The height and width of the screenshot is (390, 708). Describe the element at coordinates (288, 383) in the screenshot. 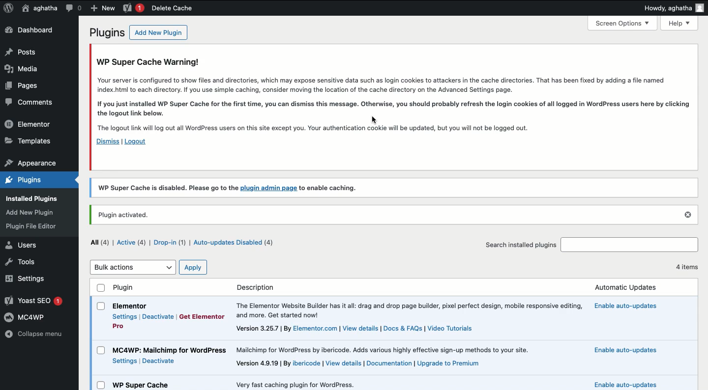

I see `Very fast caching plugin for WordPress.` at that location.